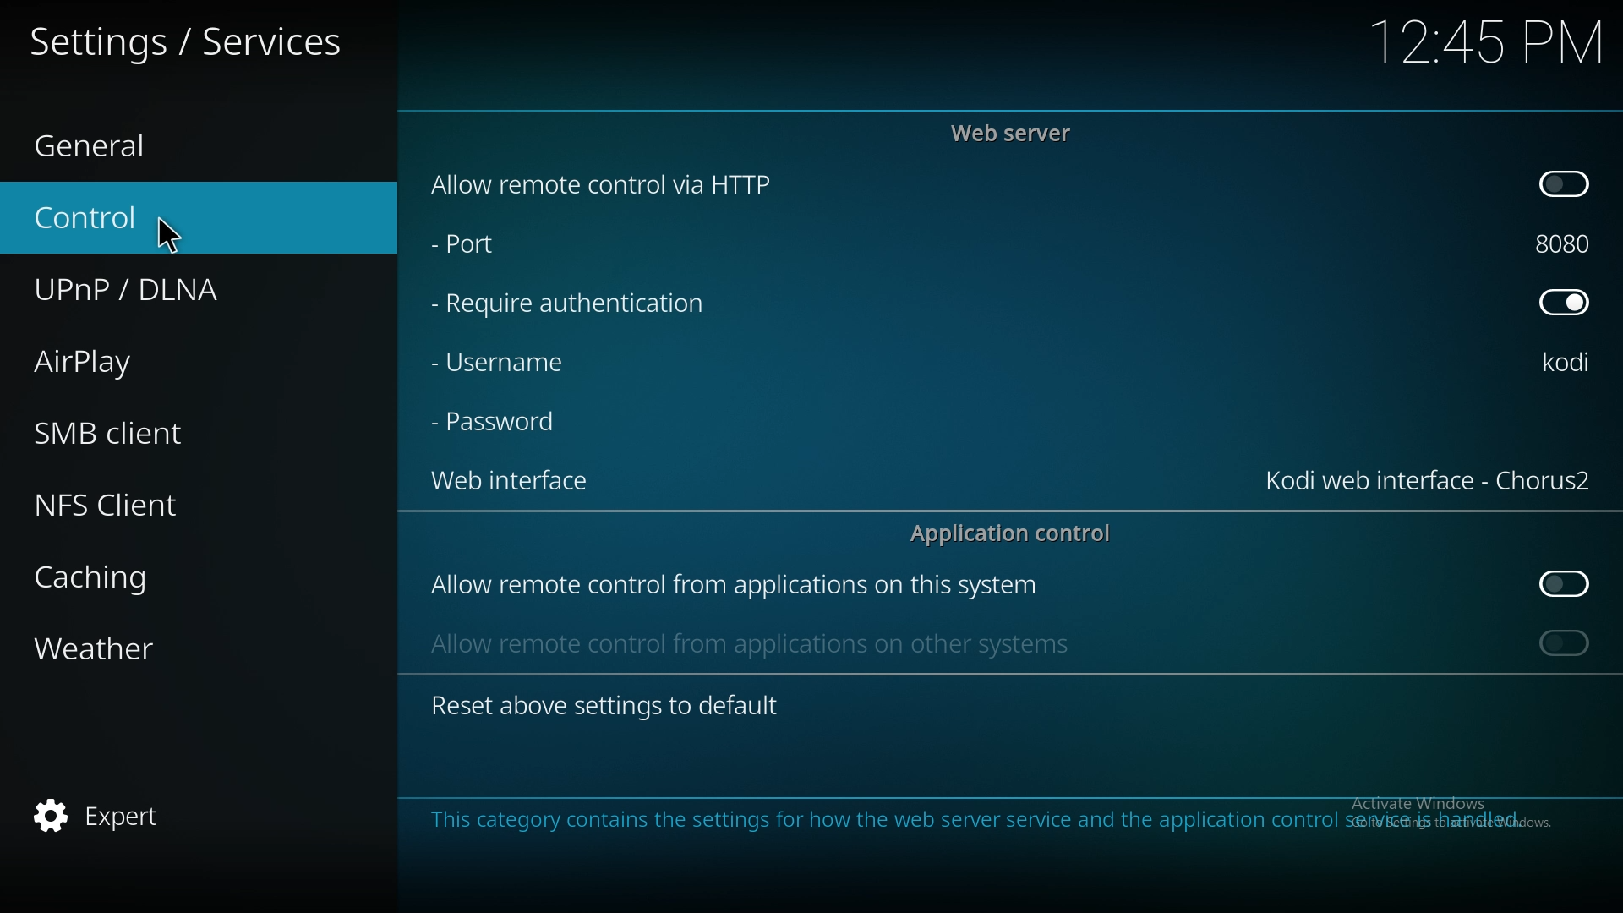  Describe the element at coordinates (604, 185) in the screenshot. I see `allow remote control via http` at that location.